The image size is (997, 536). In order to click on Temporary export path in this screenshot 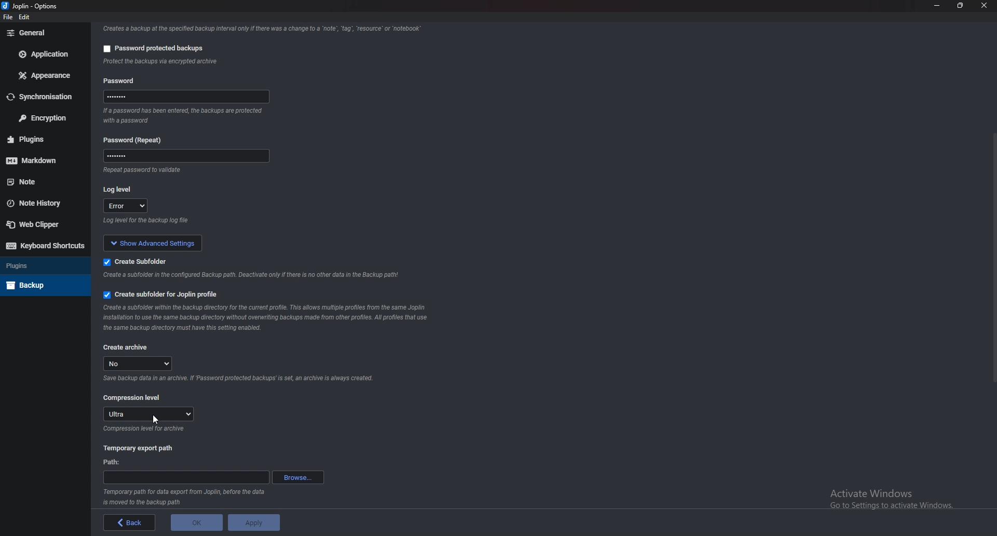, I will do `click(138, 448)`.